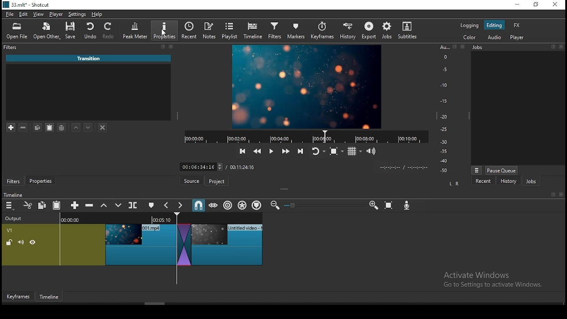 This screenshot has height=319, width=567. What do you see at coordinates (299, 151) in the screenshot?
I see `skip to next point` at bounding box center [299, 151].